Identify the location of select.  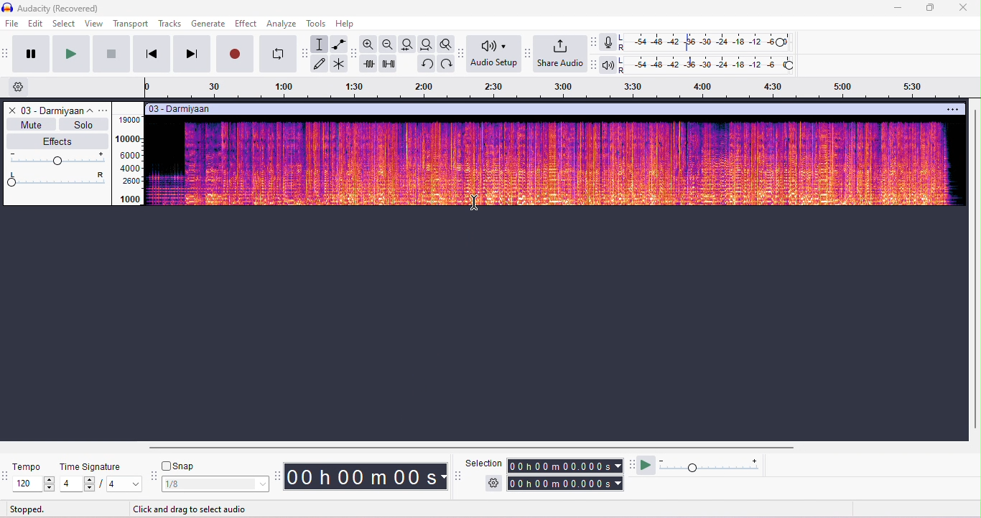
(65, 23).